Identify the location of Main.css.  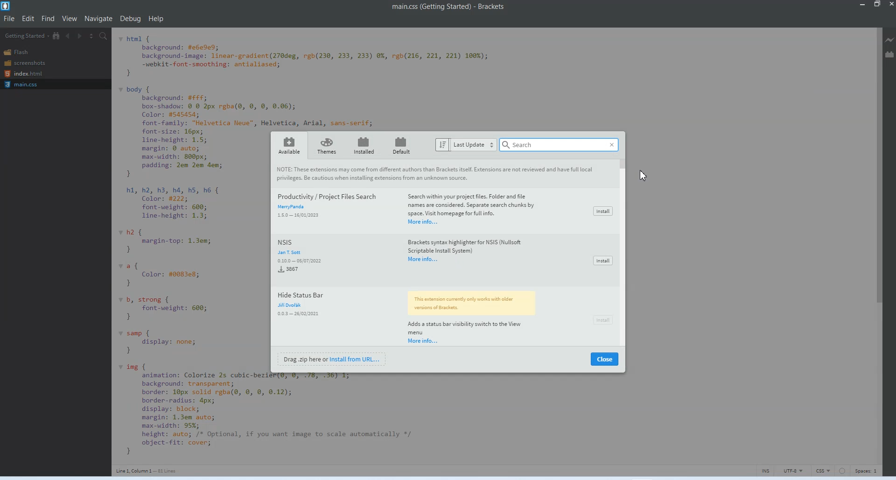
(22, 85).